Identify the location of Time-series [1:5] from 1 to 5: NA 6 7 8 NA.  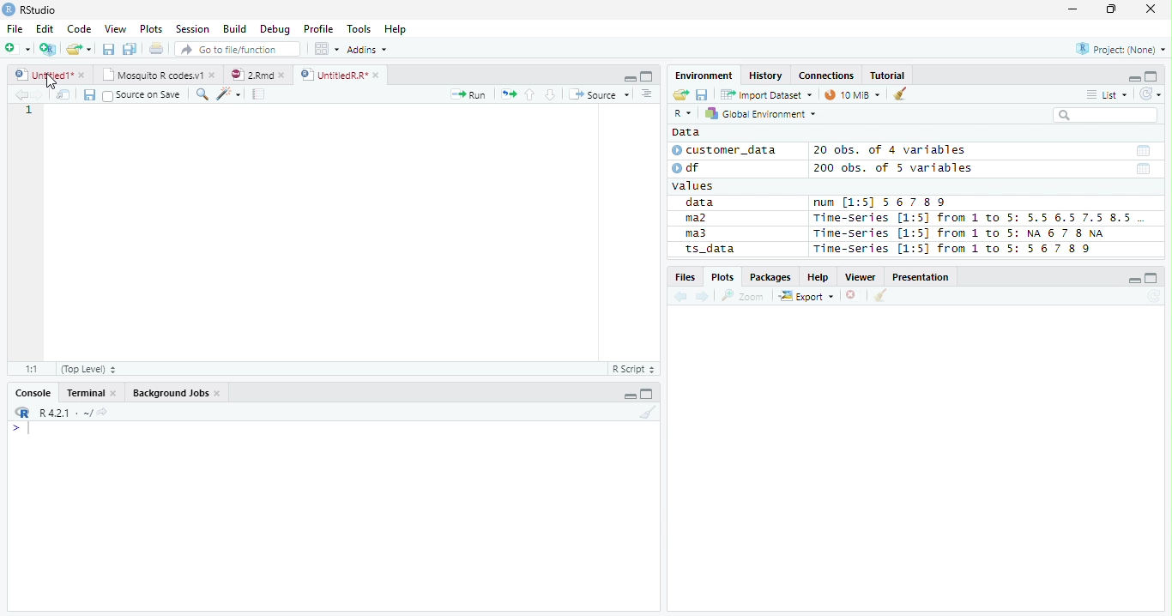
(966, 234).